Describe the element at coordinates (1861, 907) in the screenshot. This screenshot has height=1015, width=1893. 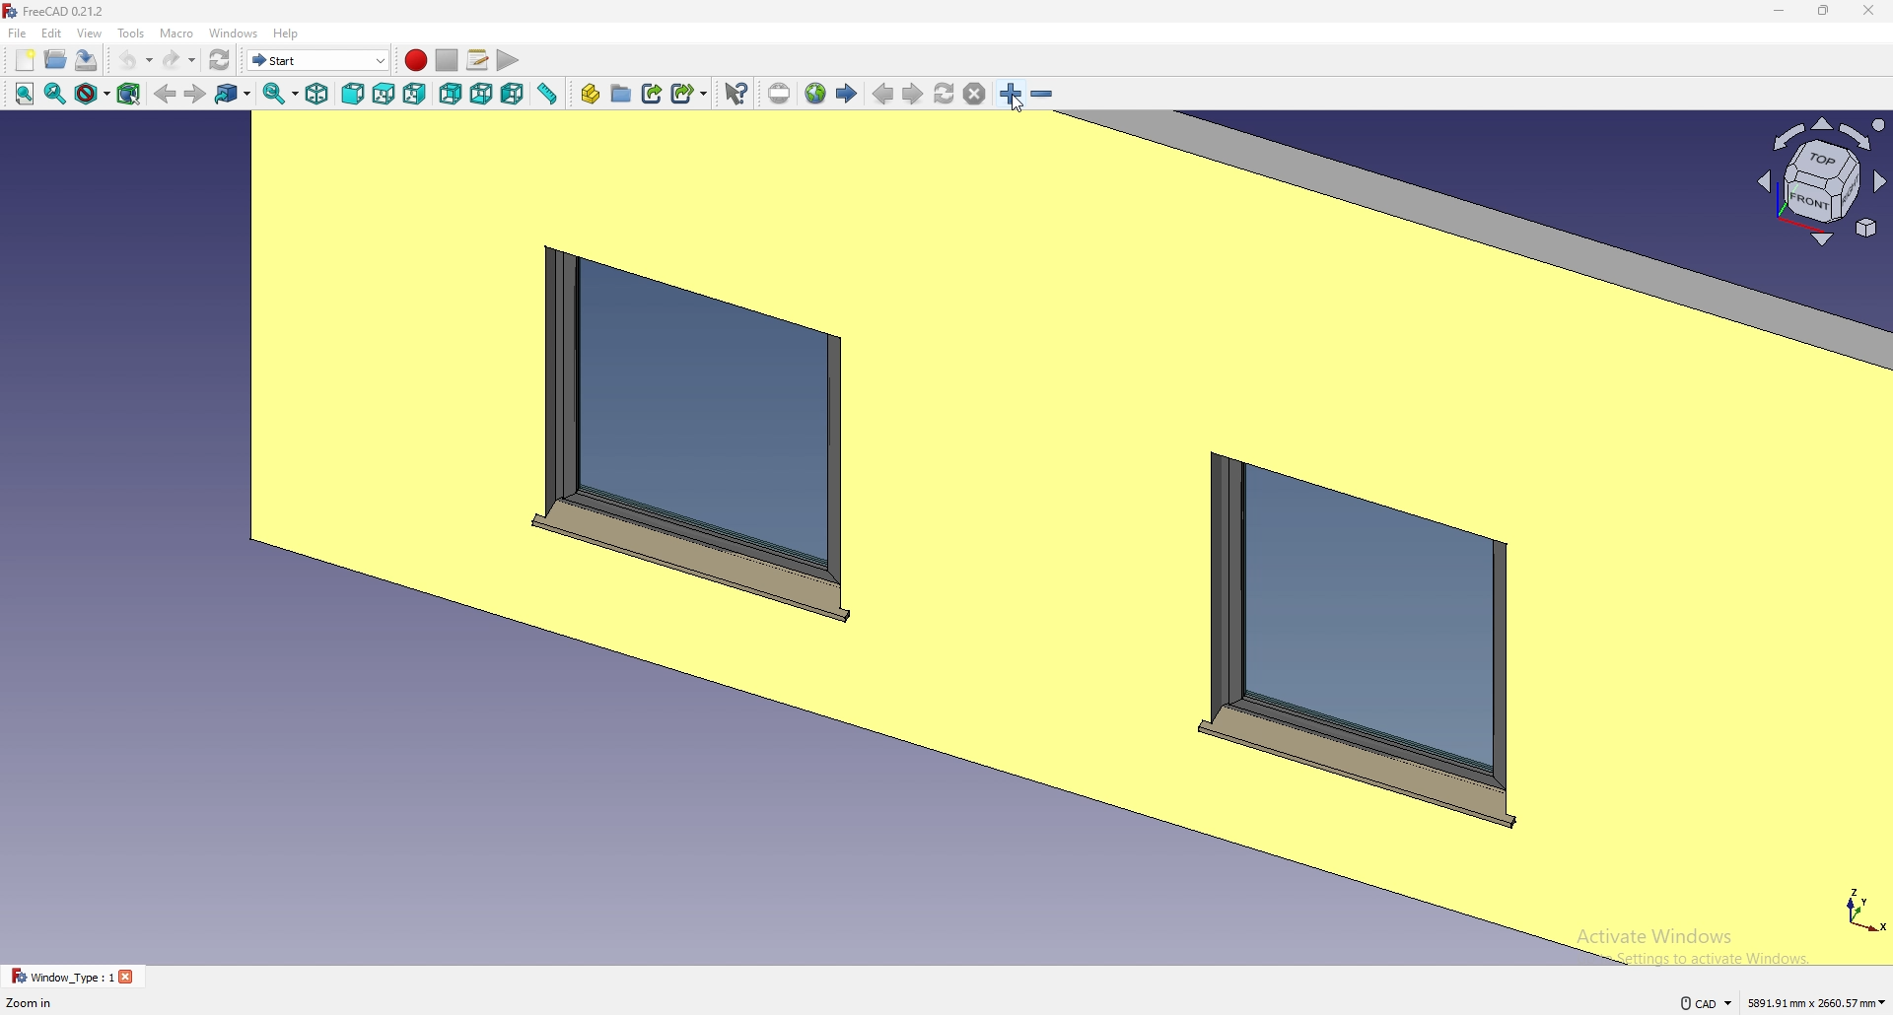
I see `axis` at that location.